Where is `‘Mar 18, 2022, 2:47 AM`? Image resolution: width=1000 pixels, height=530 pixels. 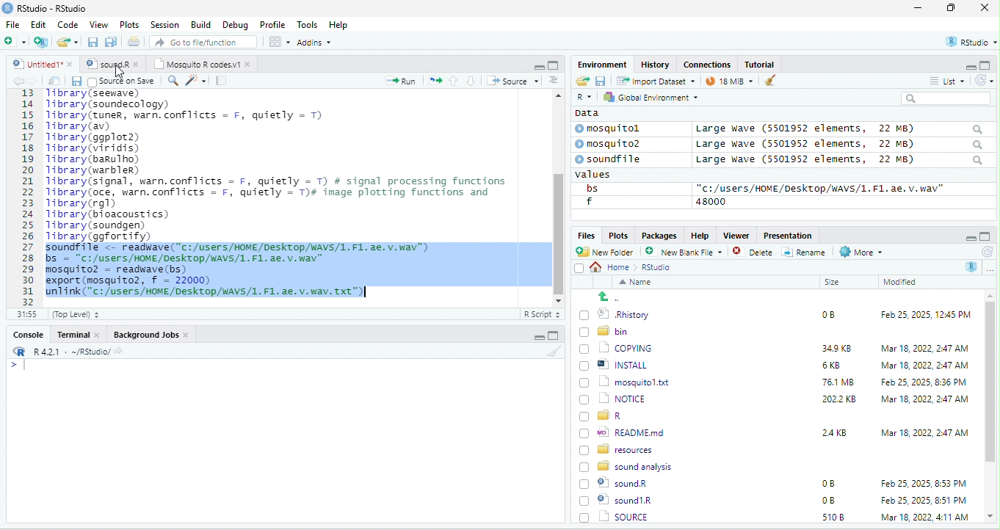
‘Mar 18, 2022, 2:47 AM is located at coordinates (924, 399).